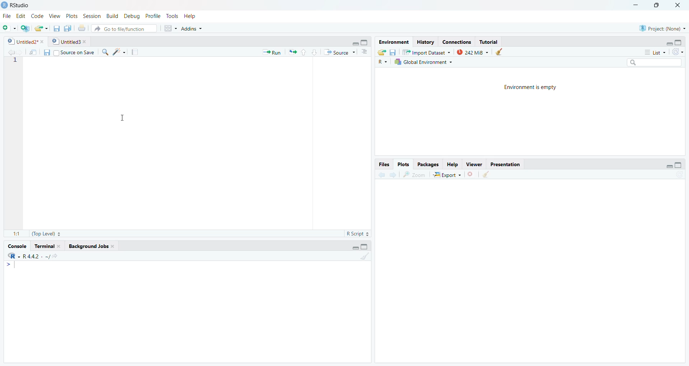 This screenshot has height=366, width=689. Describe the element at coordinates (340, 52) in the screenshot. I see `Source ` at that location.